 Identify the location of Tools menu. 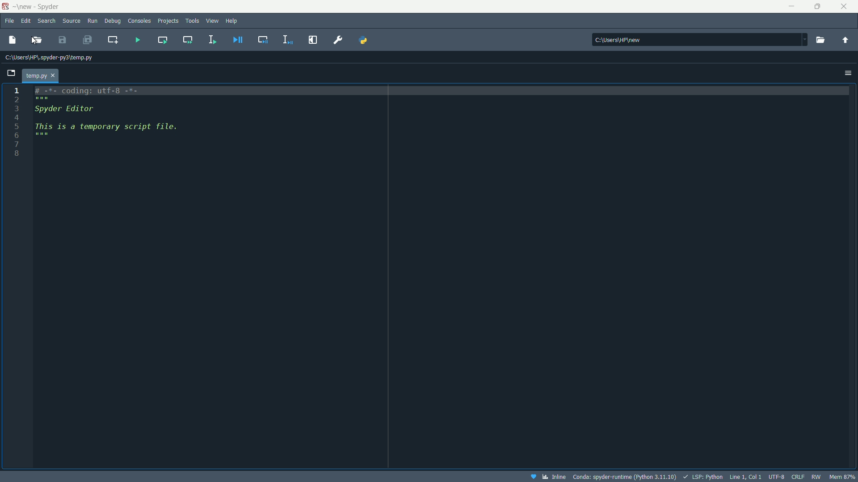
(193, 21).